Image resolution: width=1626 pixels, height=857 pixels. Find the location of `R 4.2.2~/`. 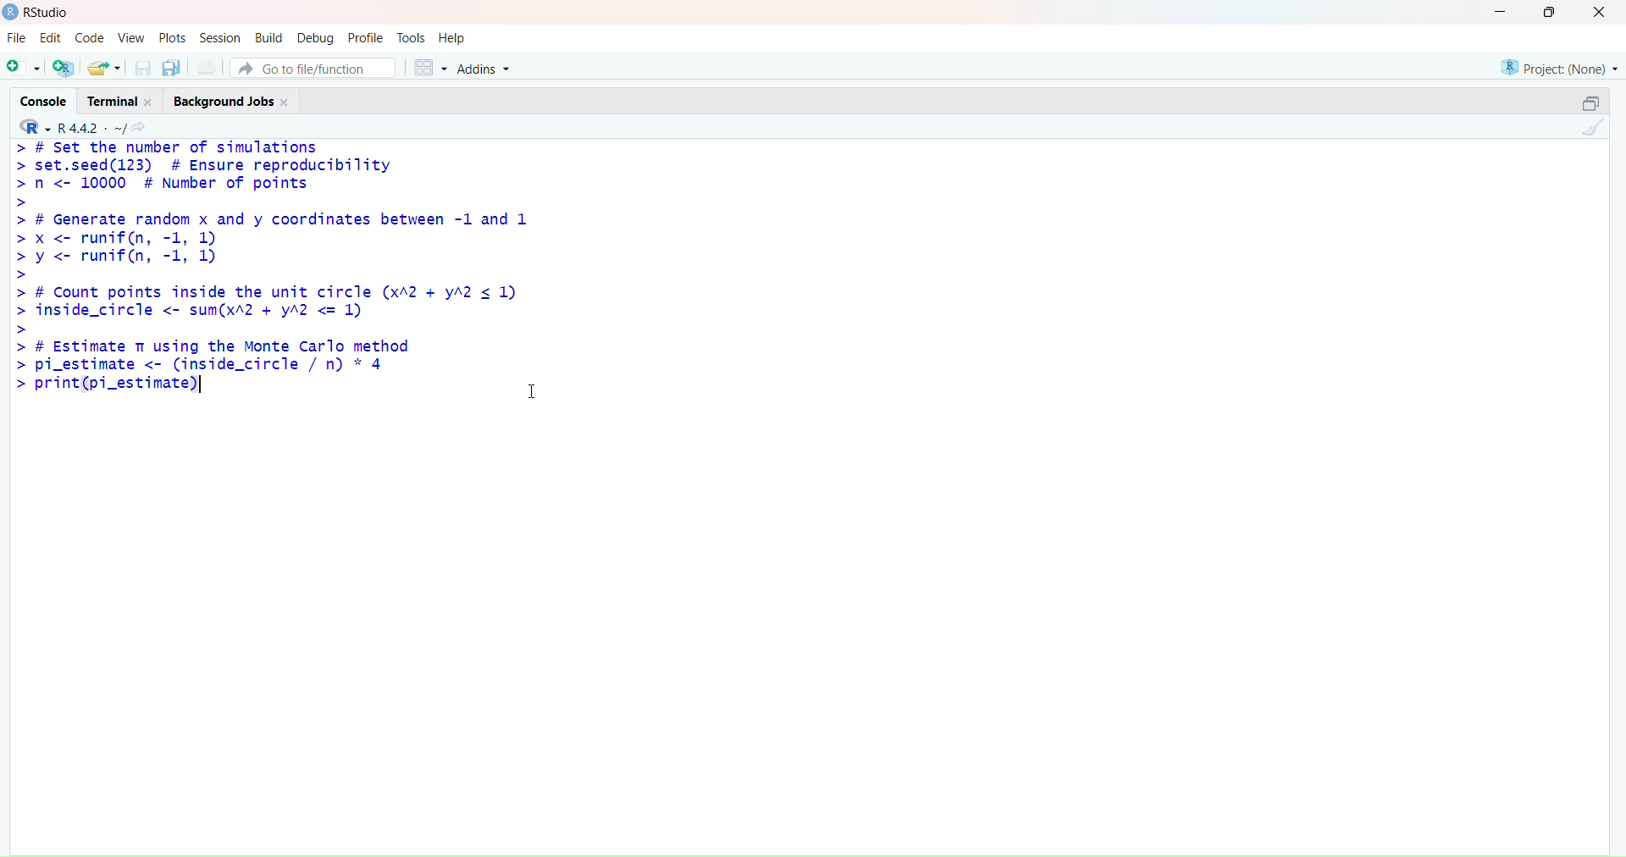

R 4.2.2~/ is located at coordinates (94, 126).